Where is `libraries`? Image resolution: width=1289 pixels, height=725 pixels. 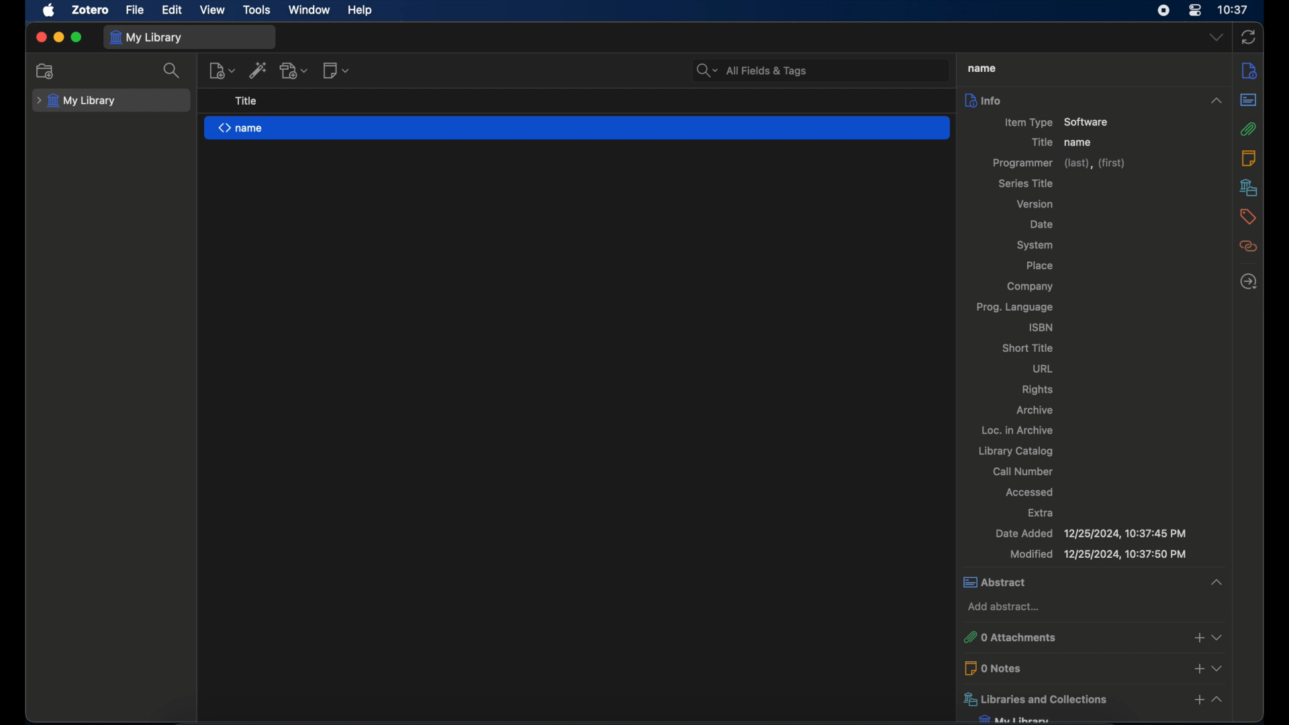
libraries is located at coordinates (1248, 187).